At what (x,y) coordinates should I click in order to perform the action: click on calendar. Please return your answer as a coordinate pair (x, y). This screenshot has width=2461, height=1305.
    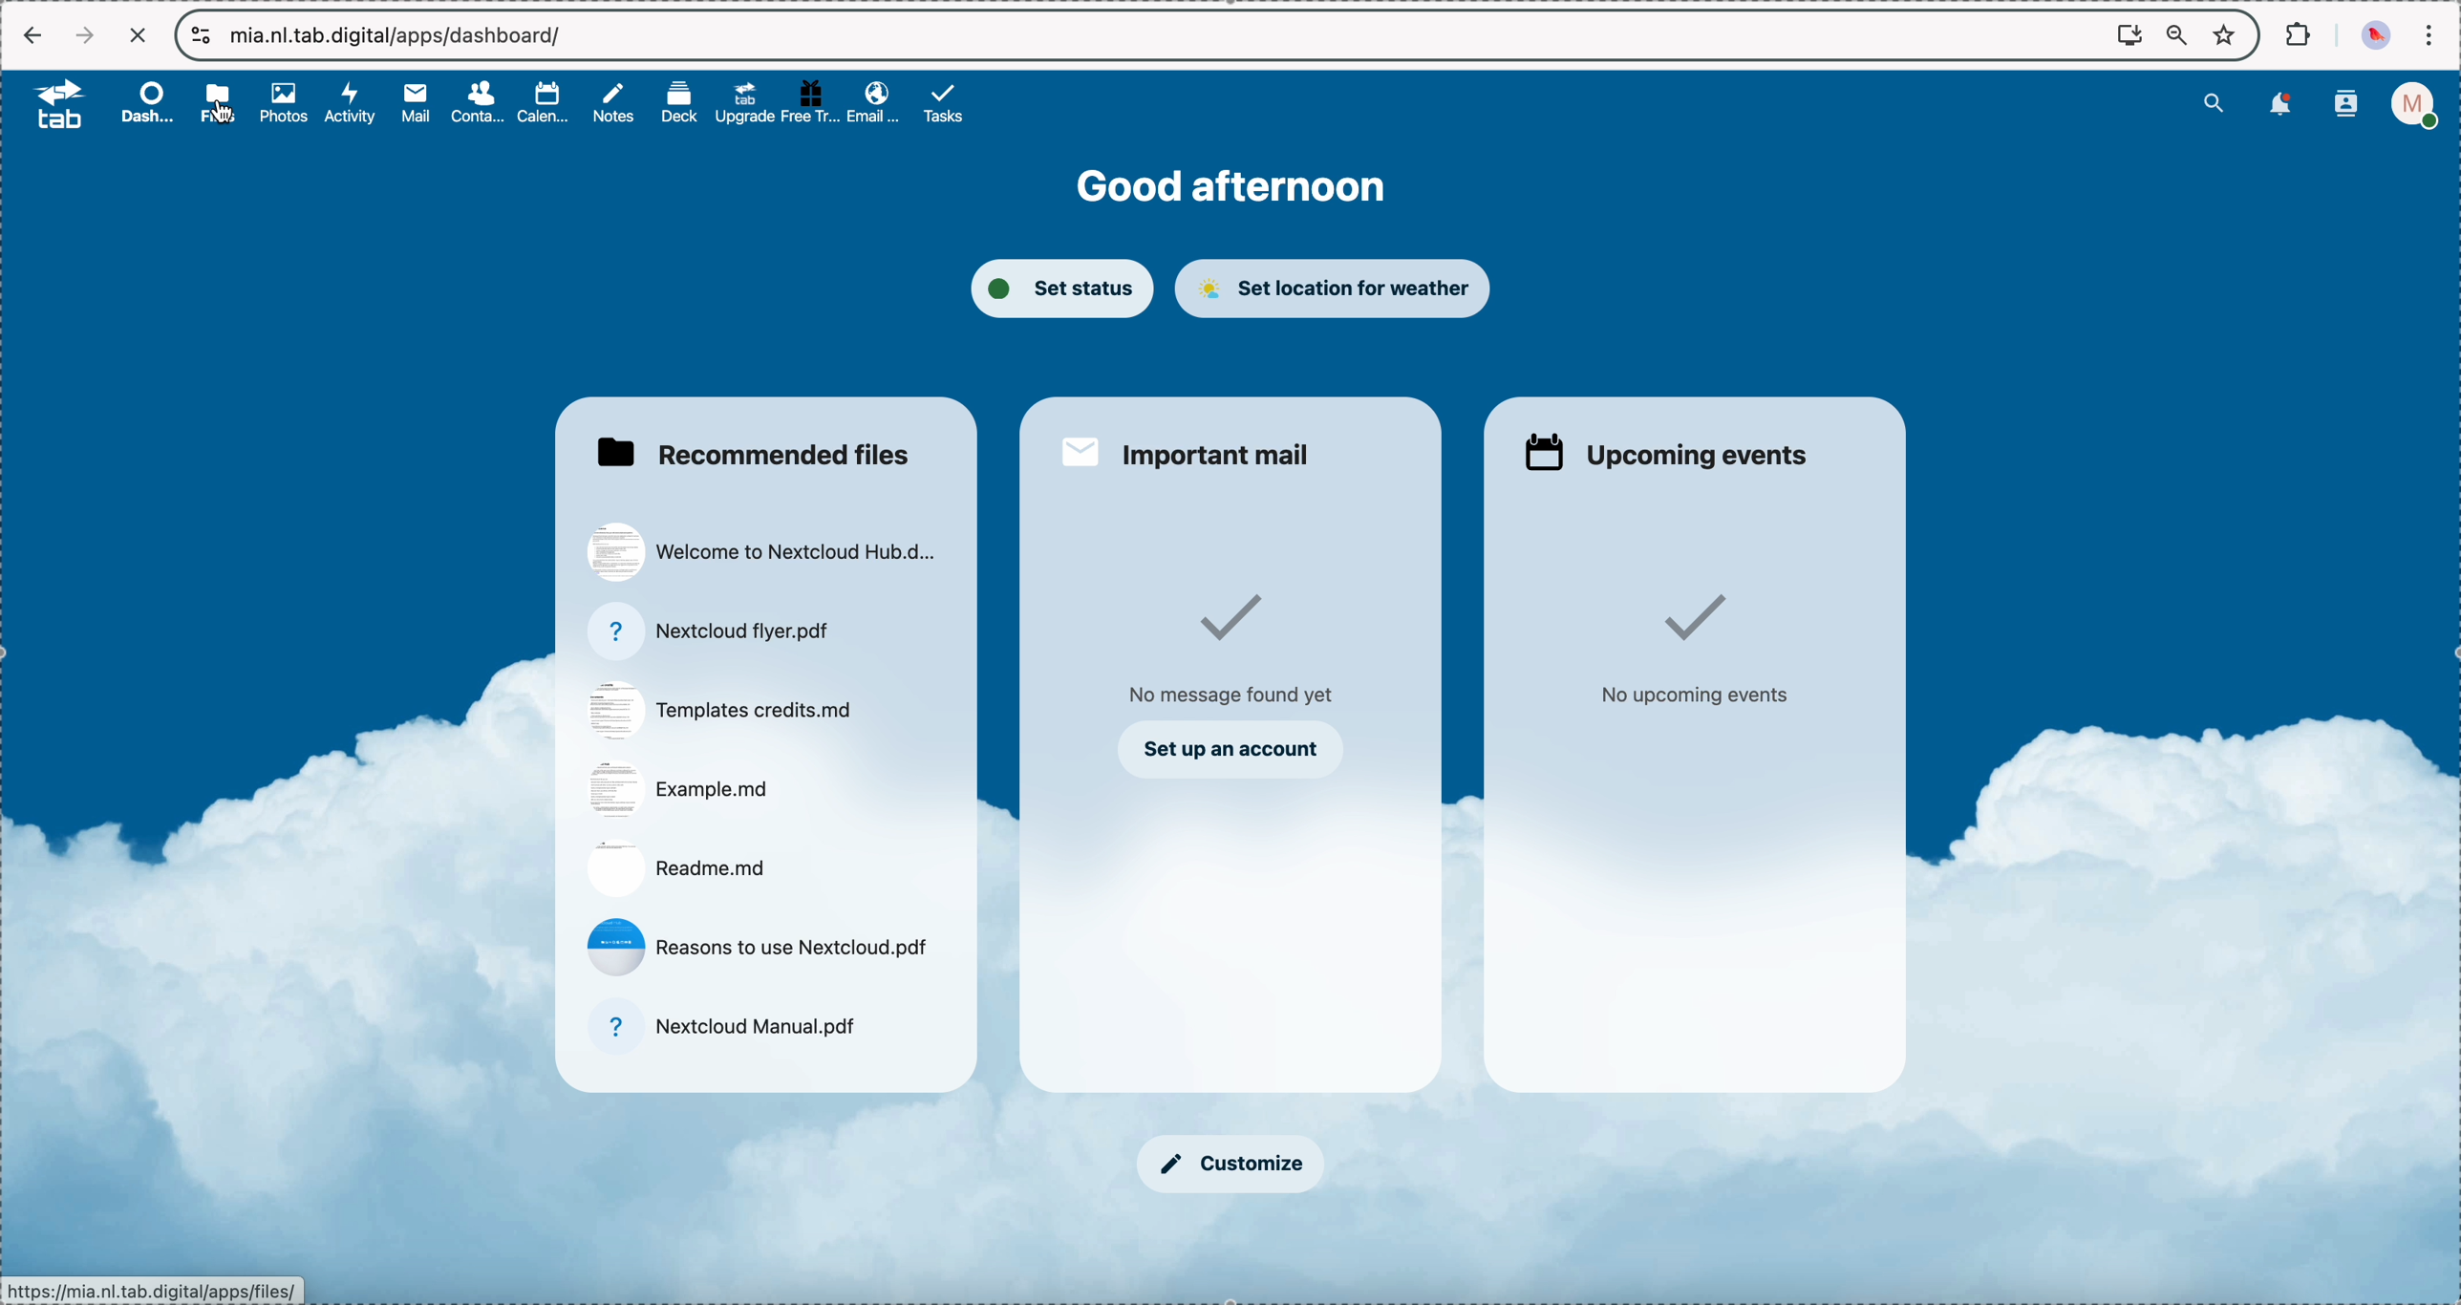
    Looking at the image, I should click on (546, 101).